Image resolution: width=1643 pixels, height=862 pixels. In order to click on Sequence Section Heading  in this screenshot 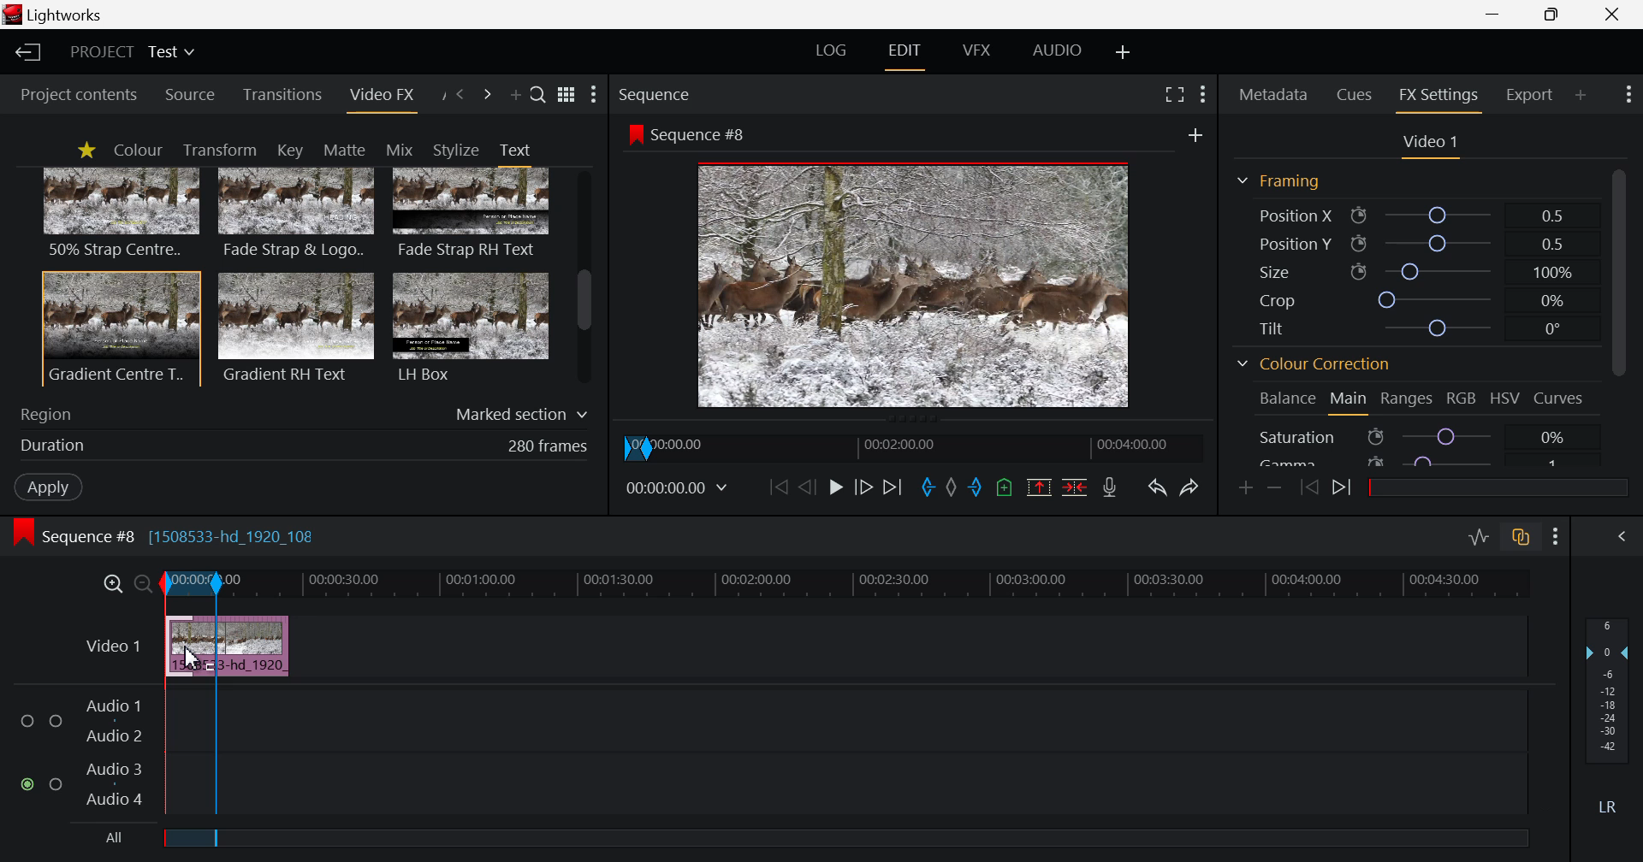, I will do `click(726, 93)`.